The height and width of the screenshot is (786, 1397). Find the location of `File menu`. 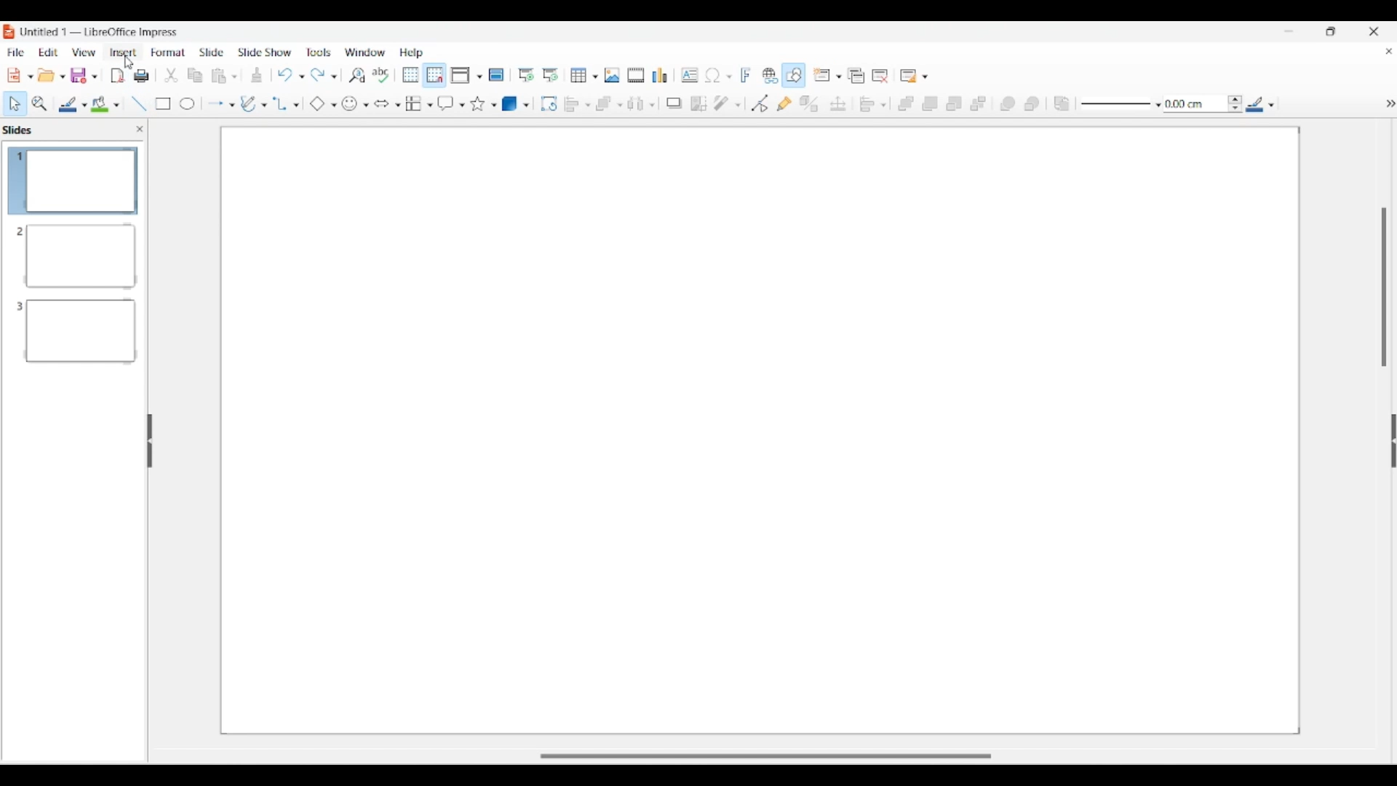

File menu is located at coordinates (15, 52).